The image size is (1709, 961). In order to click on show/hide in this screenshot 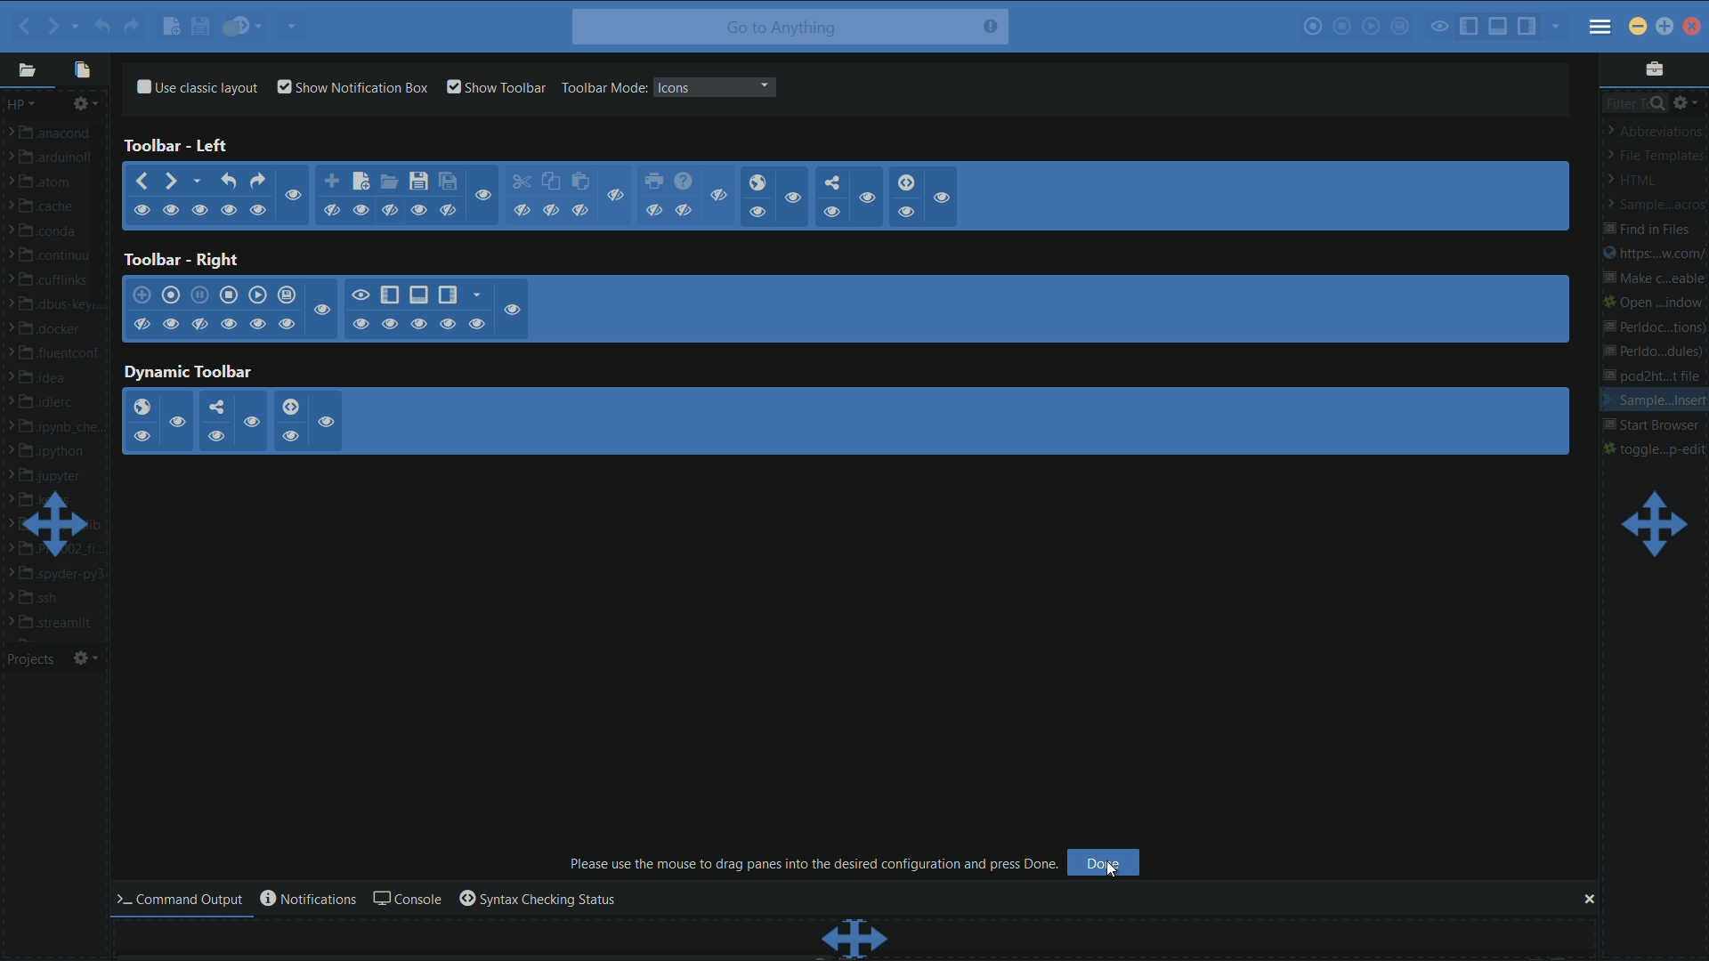, I will do `click(795, 199)`.